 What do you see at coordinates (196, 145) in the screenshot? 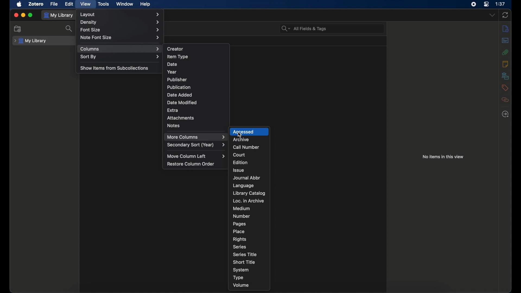
I see `secondary sort` at bounding box center [196, 145].